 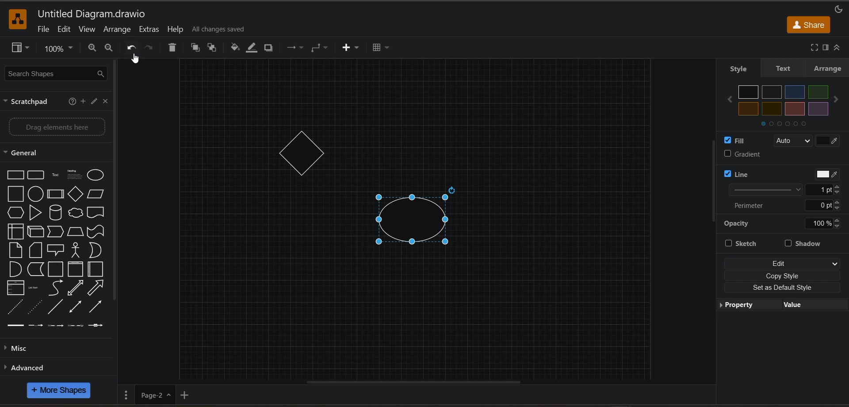 I want to click on table, so click(x=384, y=49).